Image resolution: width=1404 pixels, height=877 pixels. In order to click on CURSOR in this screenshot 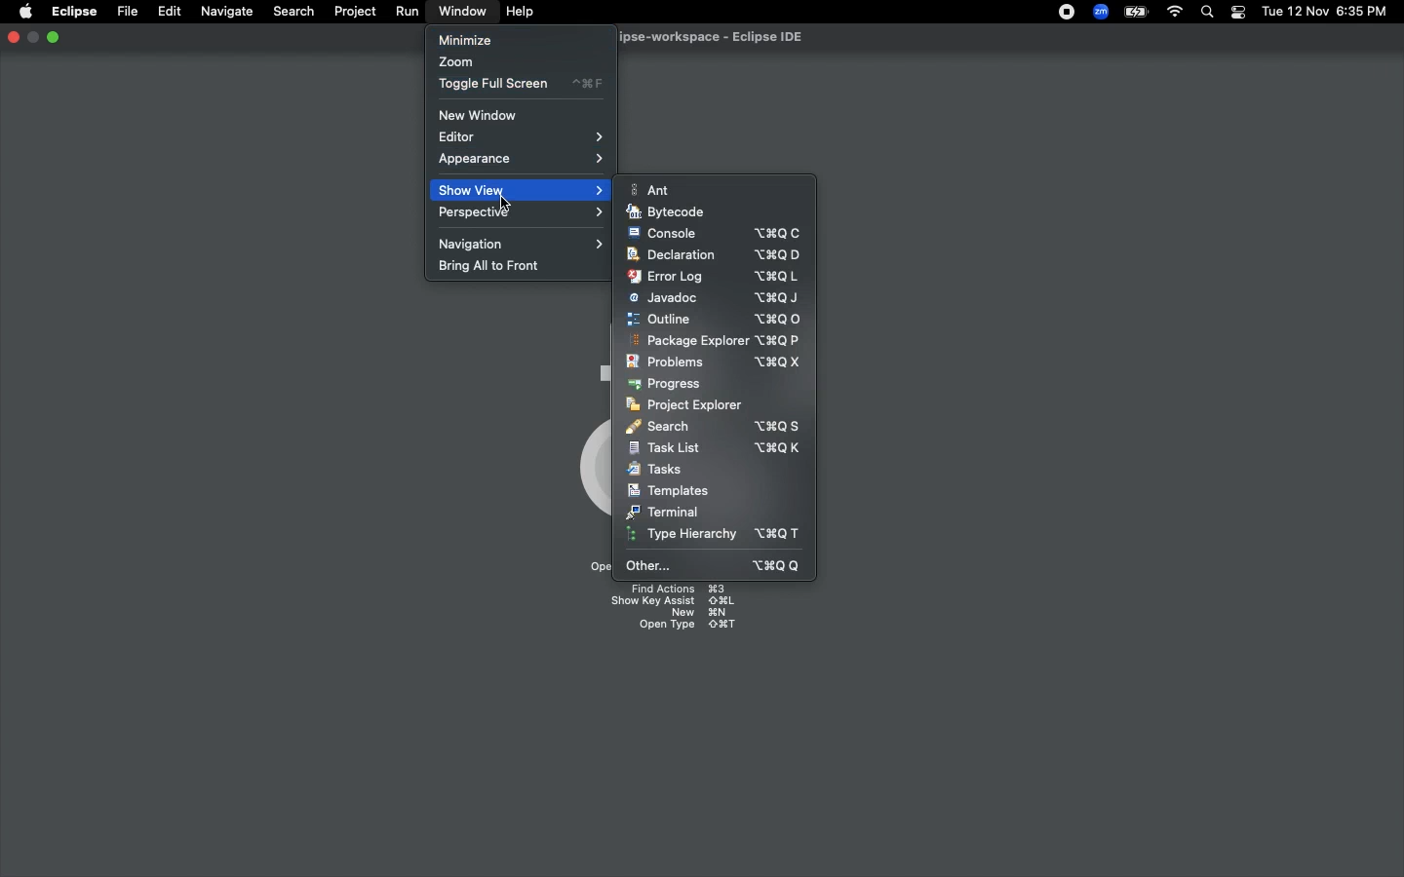, I will do `click(504, 205)`.